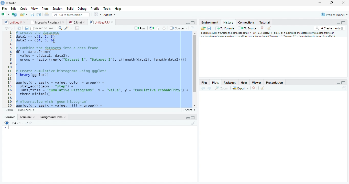 The image size is (349, 184). I want to click on Clear console, so click(270, 28).